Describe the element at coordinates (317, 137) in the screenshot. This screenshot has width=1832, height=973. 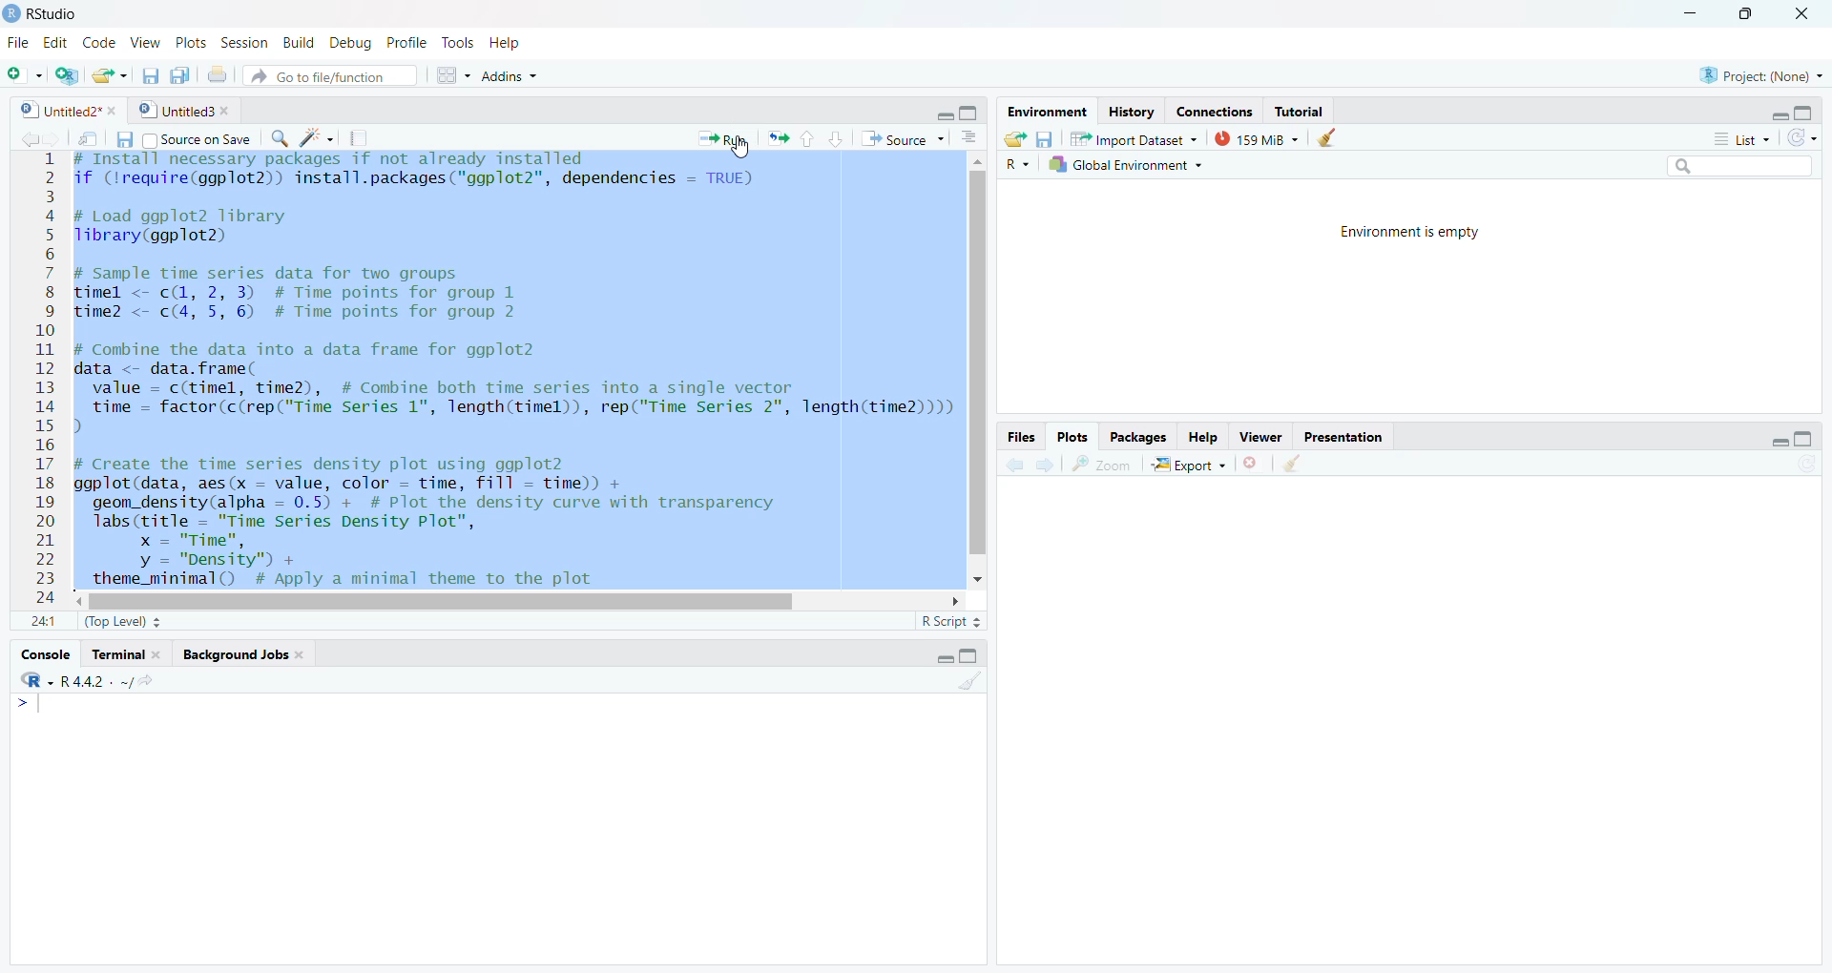
I see `Code Tools` at that location.